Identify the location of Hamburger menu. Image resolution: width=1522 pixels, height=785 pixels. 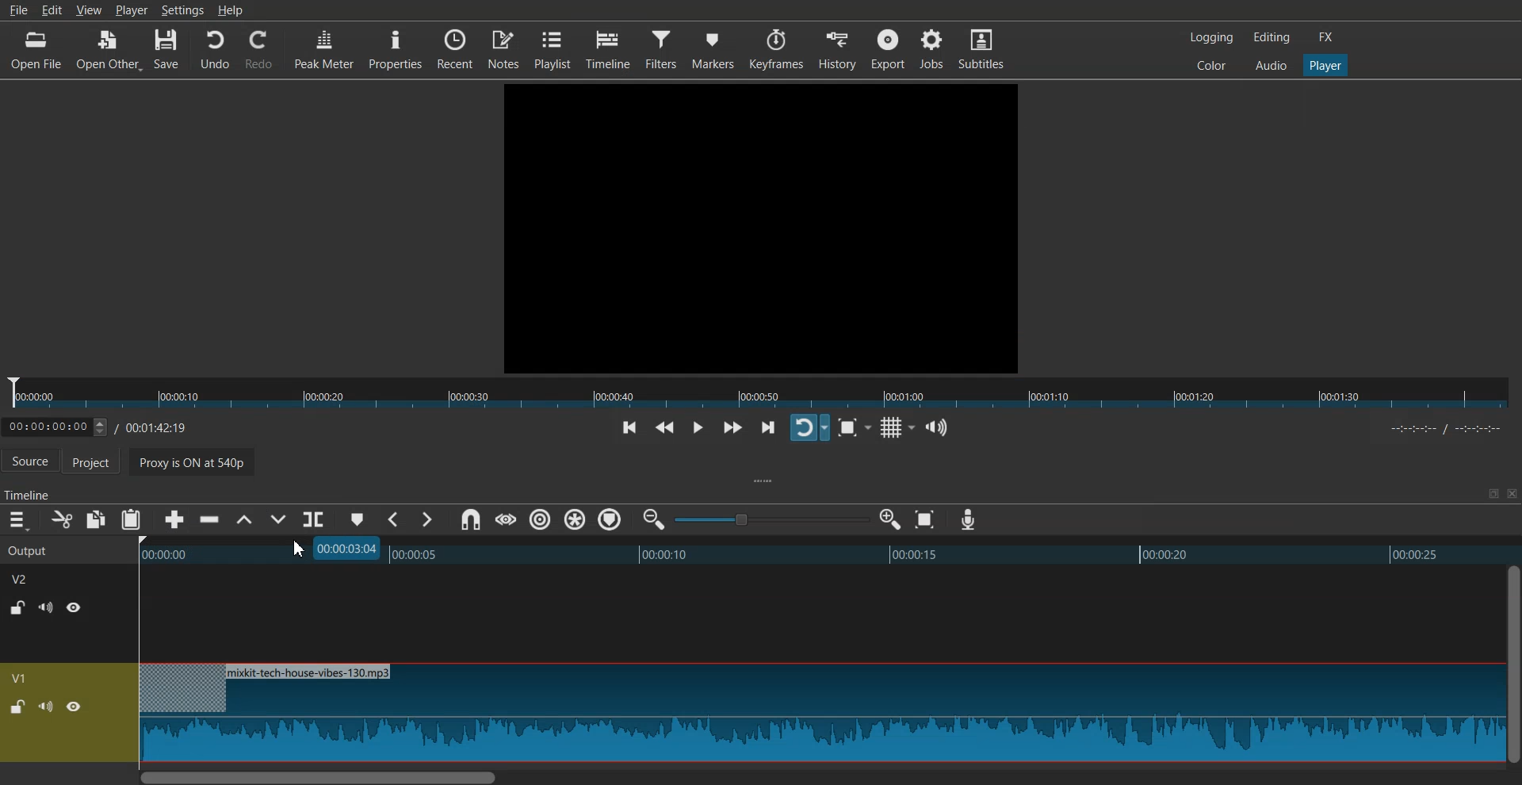
(17, 520).